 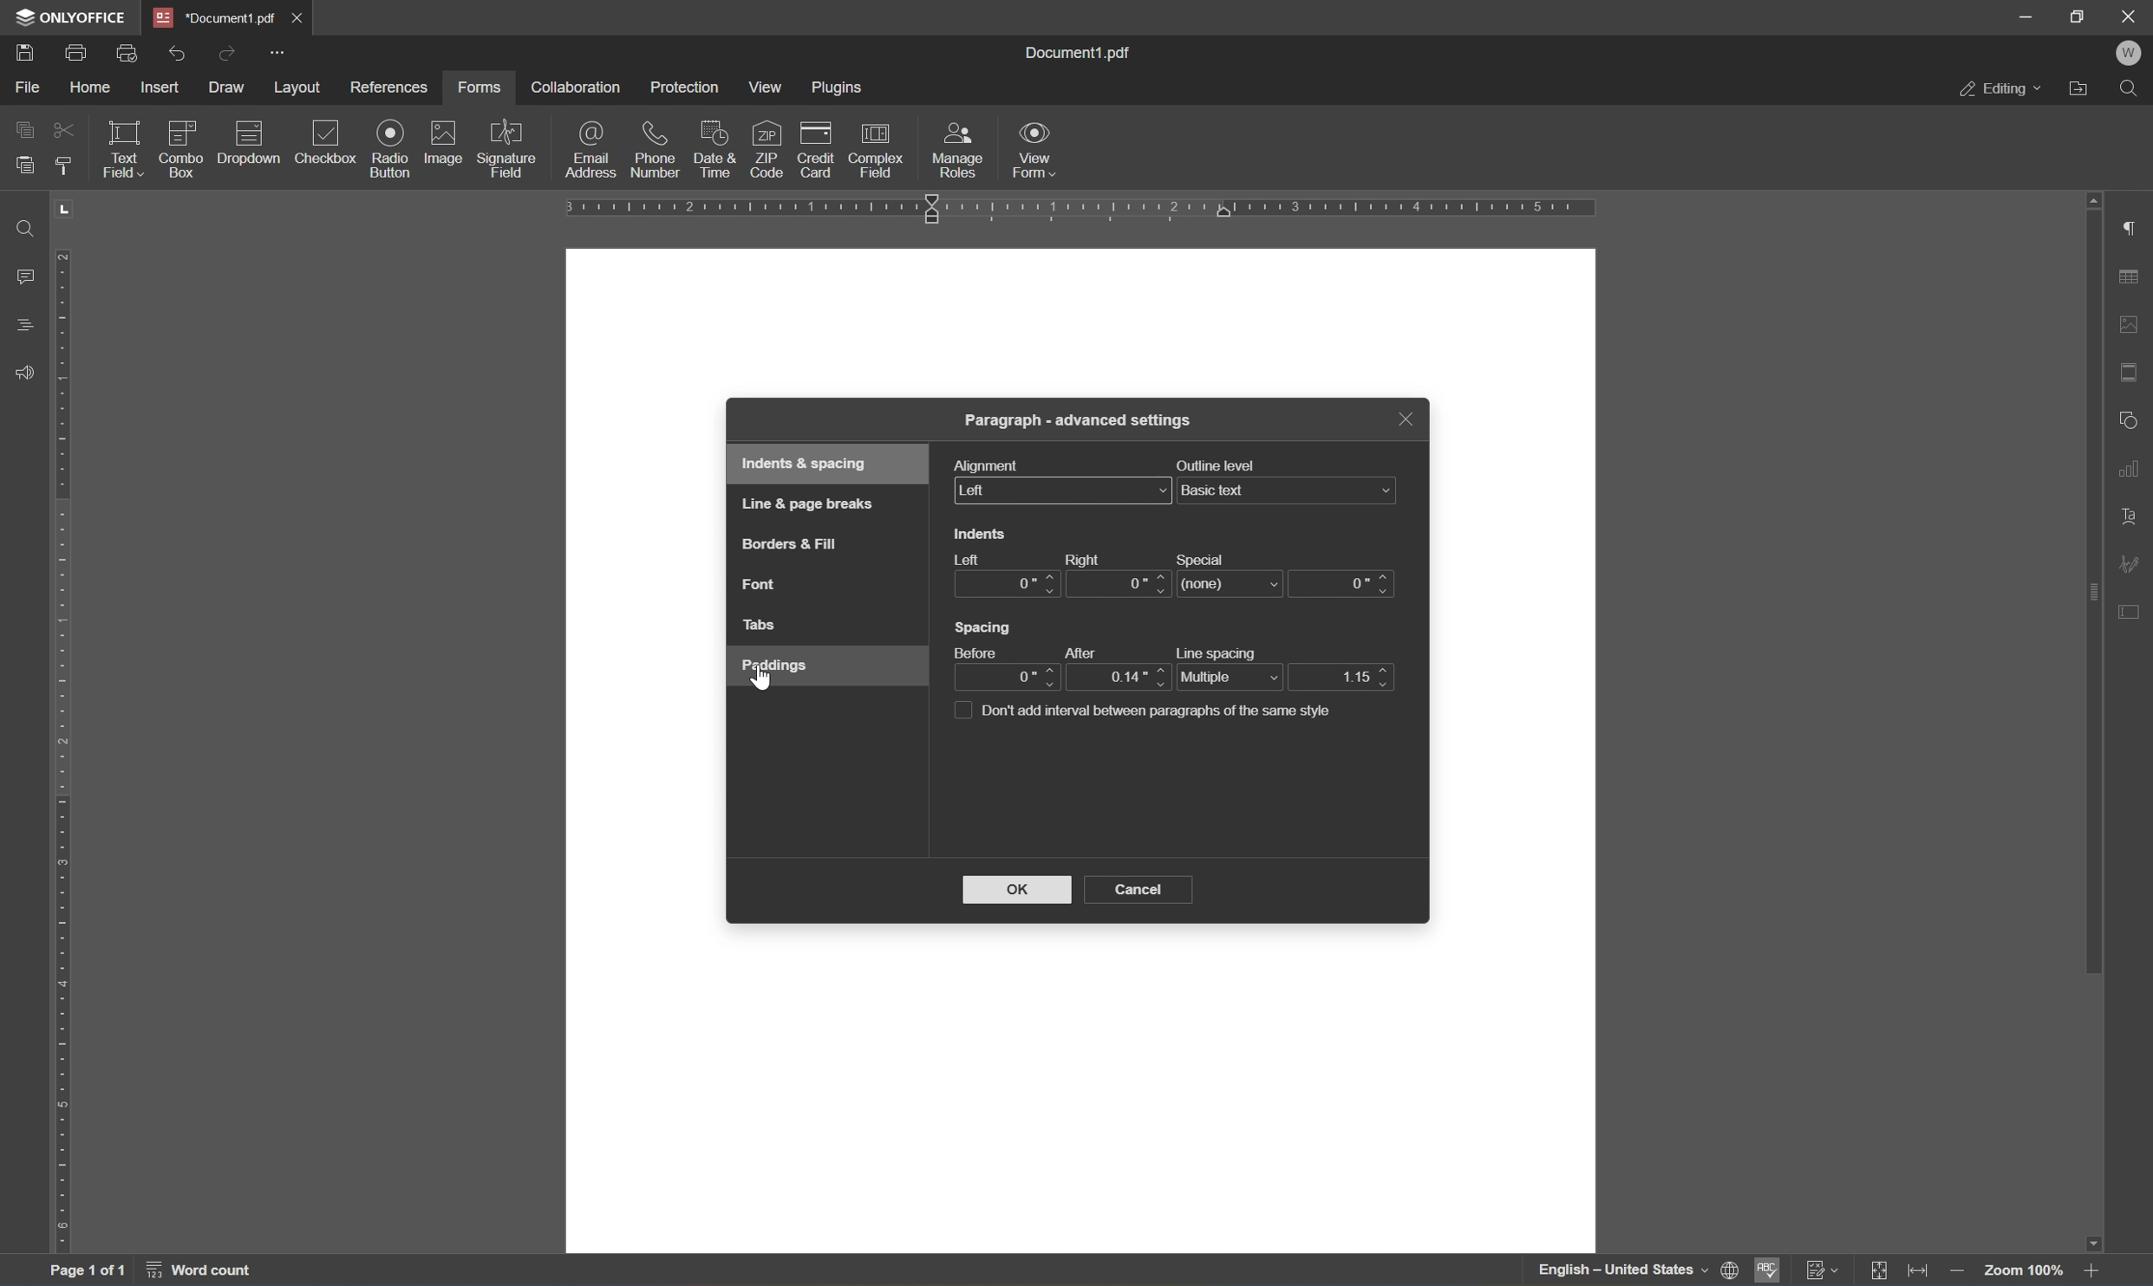 I want to click on Cursor, so click(x=766, y=683).